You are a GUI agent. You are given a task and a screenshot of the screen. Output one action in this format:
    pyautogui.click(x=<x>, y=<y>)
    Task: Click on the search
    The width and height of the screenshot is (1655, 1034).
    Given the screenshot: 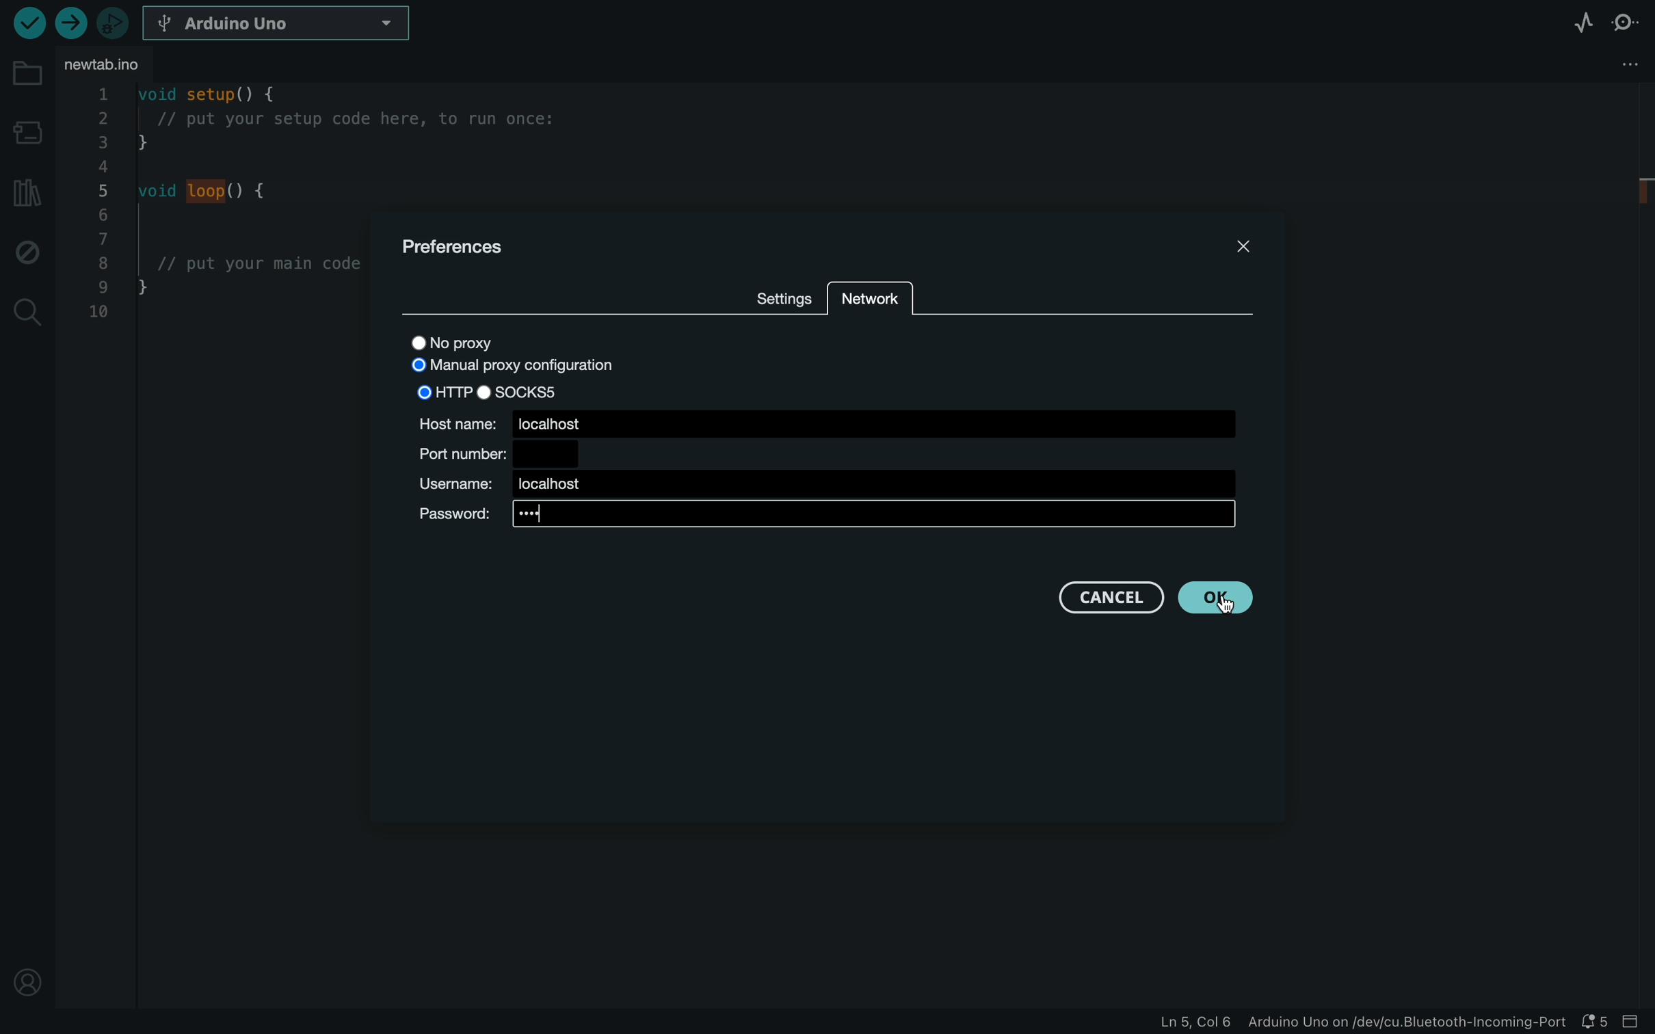 What is the action you would take?
    pyautogui.click(x=27, y=310)
    